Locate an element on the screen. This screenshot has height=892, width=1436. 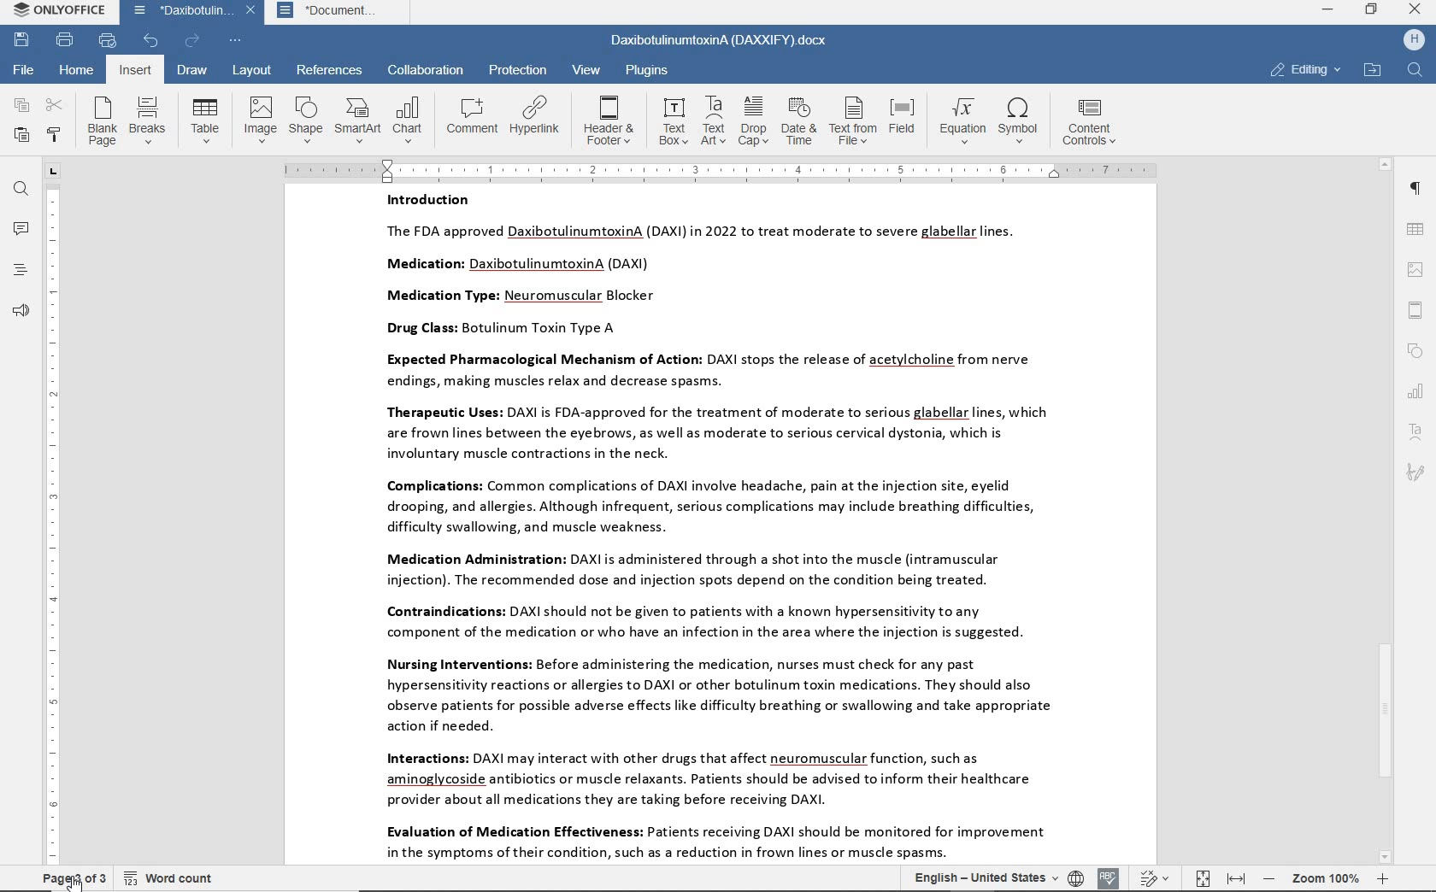
view is located at coordinates (585, 69).